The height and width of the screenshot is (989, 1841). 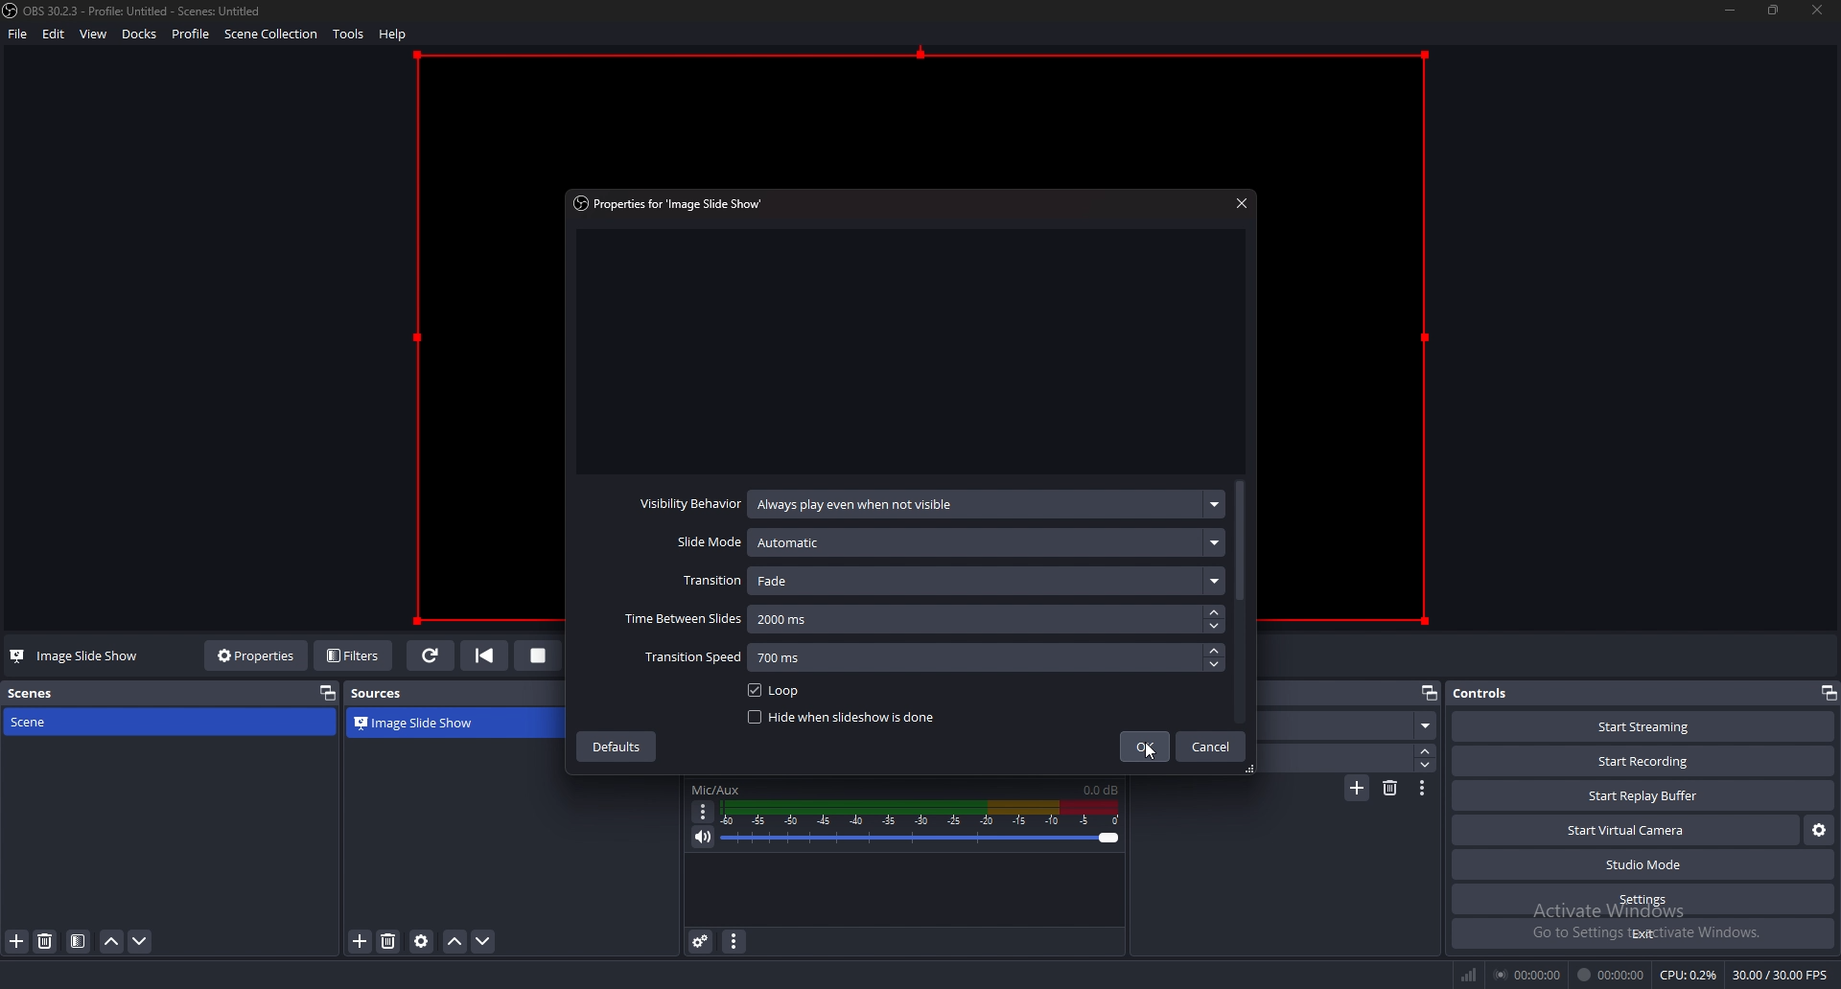 What do you see at coordinates (721, 790) in the screenshot?
I see `mic/aux` at bounding box center [721, 790].